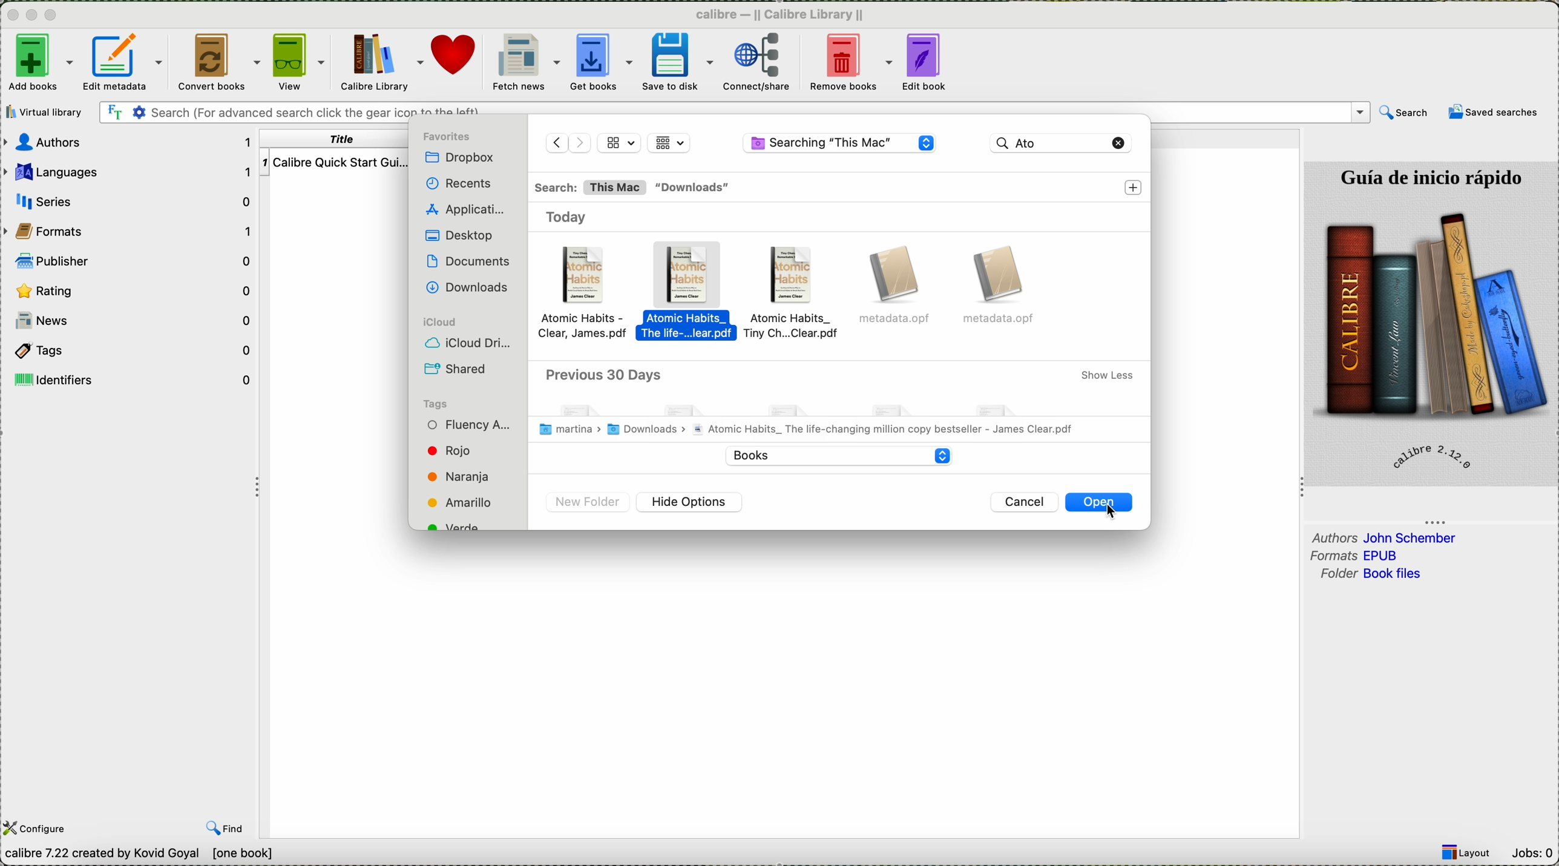 This screenshot has height=866, width=1559. Describe the element at coordinates (779, 16) in the screenshot. I see `Calibre` at that location.